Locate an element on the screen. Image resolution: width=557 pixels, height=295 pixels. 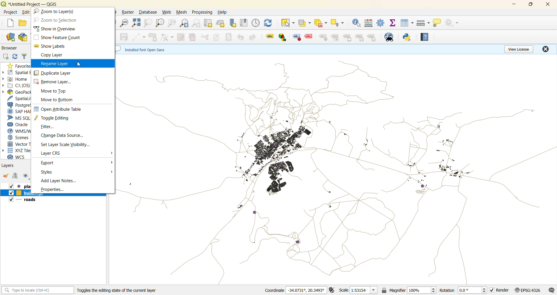
save edits is located at coordinates (123, 36).